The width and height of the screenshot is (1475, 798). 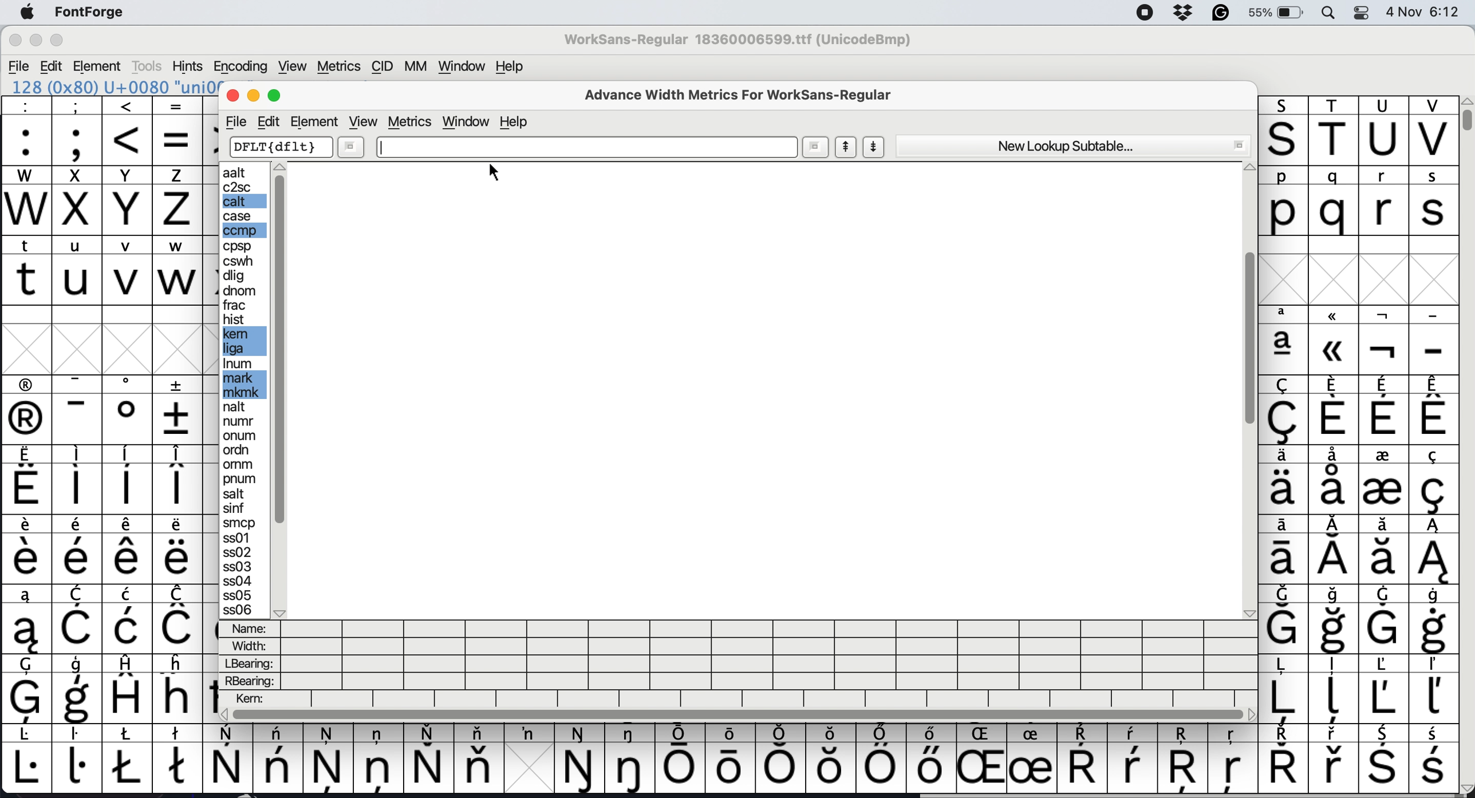 What do you see at coordinates (111, 245) in the screenshot?
I see `lowercase letters` at bounding box center [111, 245].